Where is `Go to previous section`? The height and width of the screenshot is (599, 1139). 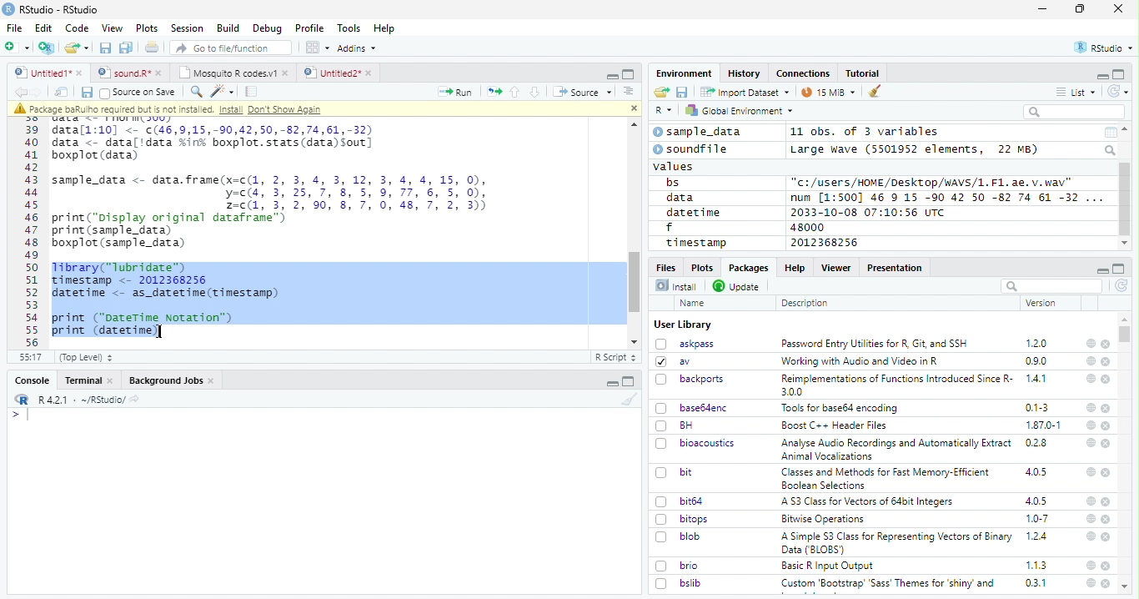
Go to previous section is located at coordinates (516, 92).